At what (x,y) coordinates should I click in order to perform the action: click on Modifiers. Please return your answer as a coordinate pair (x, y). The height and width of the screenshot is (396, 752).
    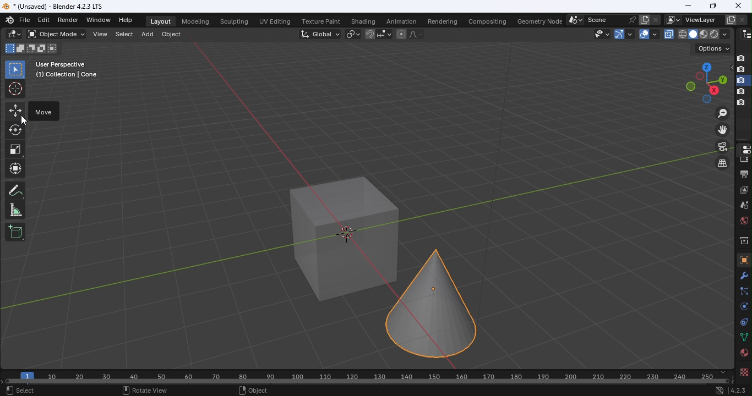
    Looking at the image, I should click on (744, 275).